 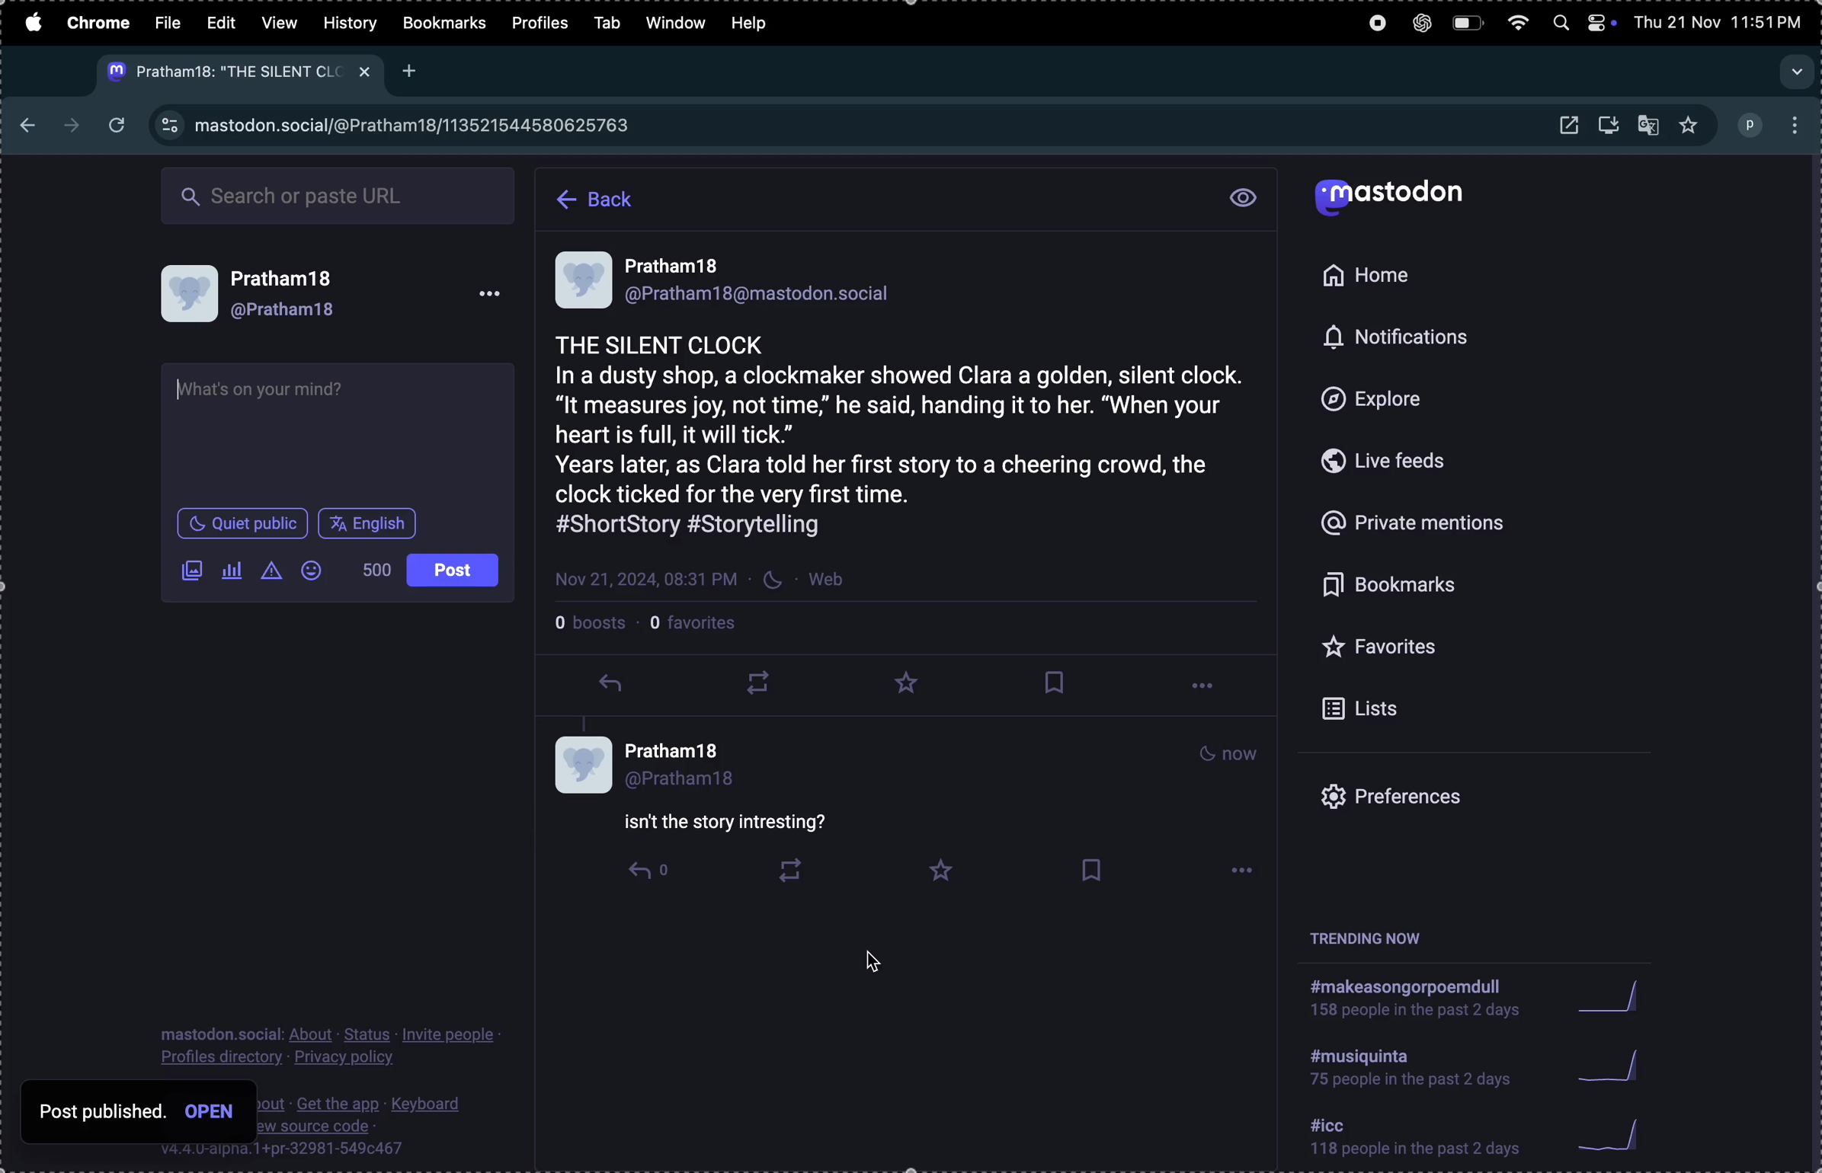 What do you see at coordinates (1794, 66) in the screenshot?
I see `search tabs` at bounding box center [1794, 66].